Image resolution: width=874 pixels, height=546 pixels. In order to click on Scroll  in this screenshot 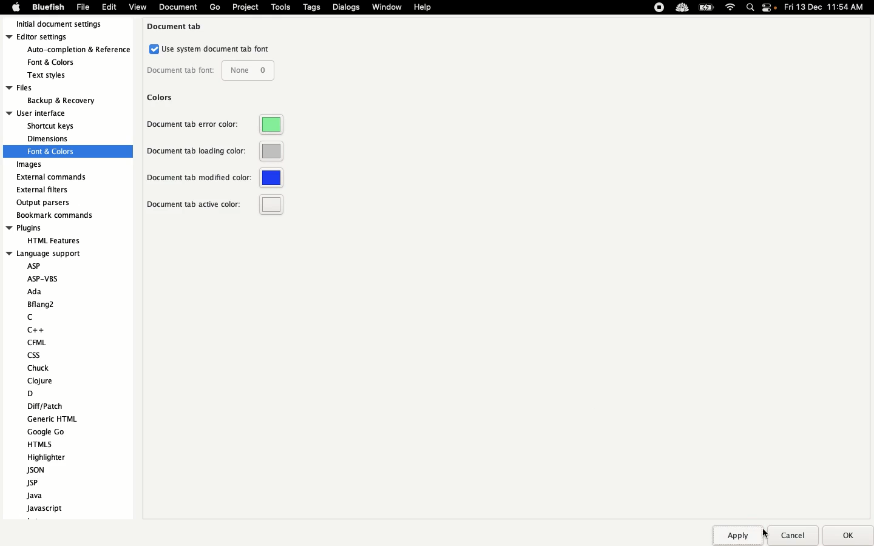, I will do `click(128, 203)`.